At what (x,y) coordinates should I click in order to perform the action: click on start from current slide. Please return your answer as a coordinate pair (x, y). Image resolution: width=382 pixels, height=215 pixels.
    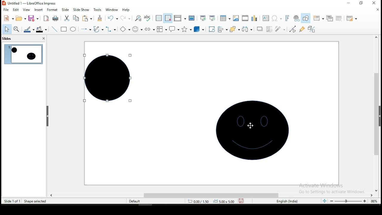
    Looking at the image, I should click on (214, 19).